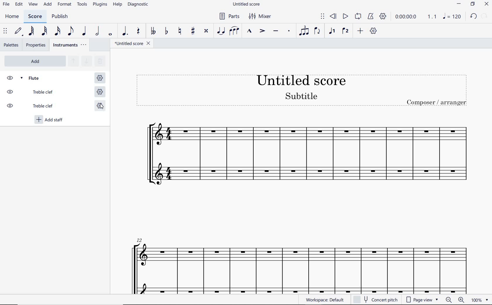 The width and height of the screenshot is (492, 305). I want to click on file, so click(6, 6).